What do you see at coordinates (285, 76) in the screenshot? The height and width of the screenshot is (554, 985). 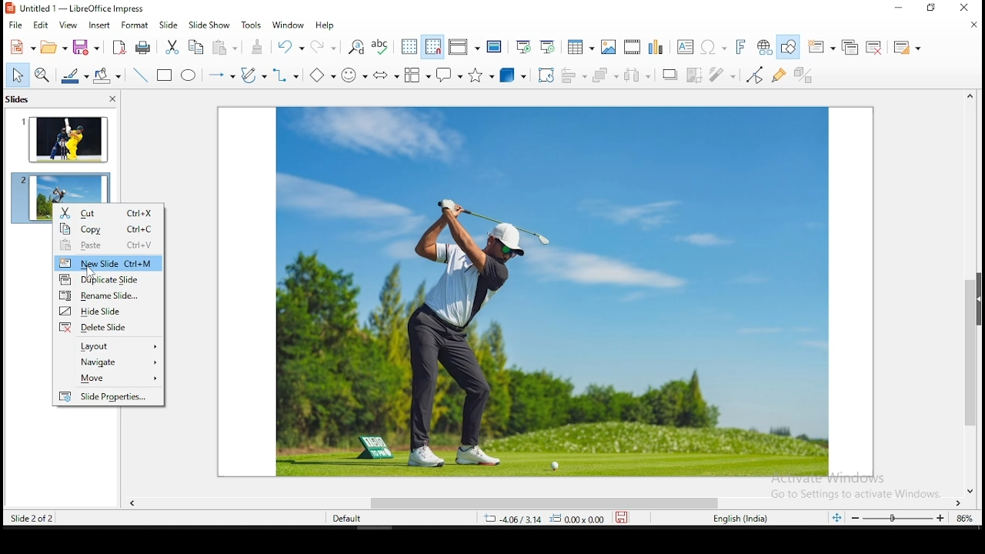 I see `connectors` at bounding box center [285, 76].